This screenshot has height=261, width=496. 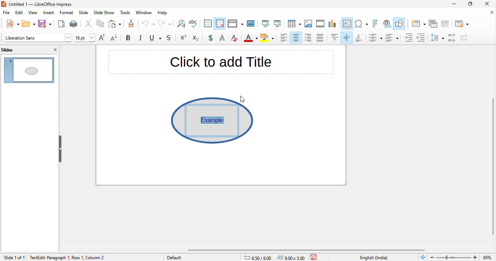 What do you see at coordinates (208, 24) in the screenshot?
I see `display to grid` at bounding box center [208, 24].